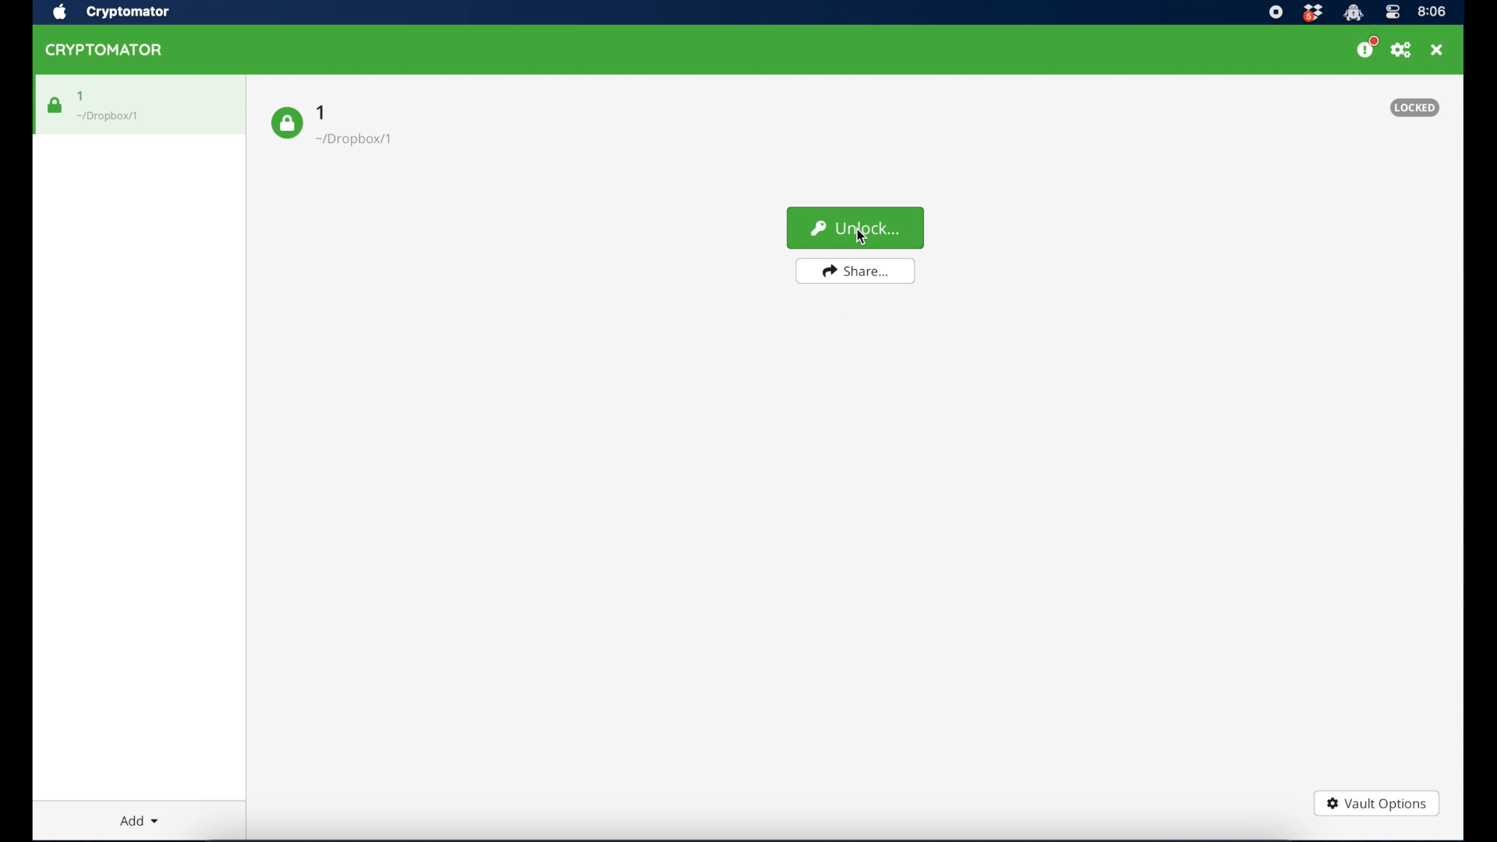 This screenshot has height=842, width=1497. I want to click on add dropdown, so click(140, 820).